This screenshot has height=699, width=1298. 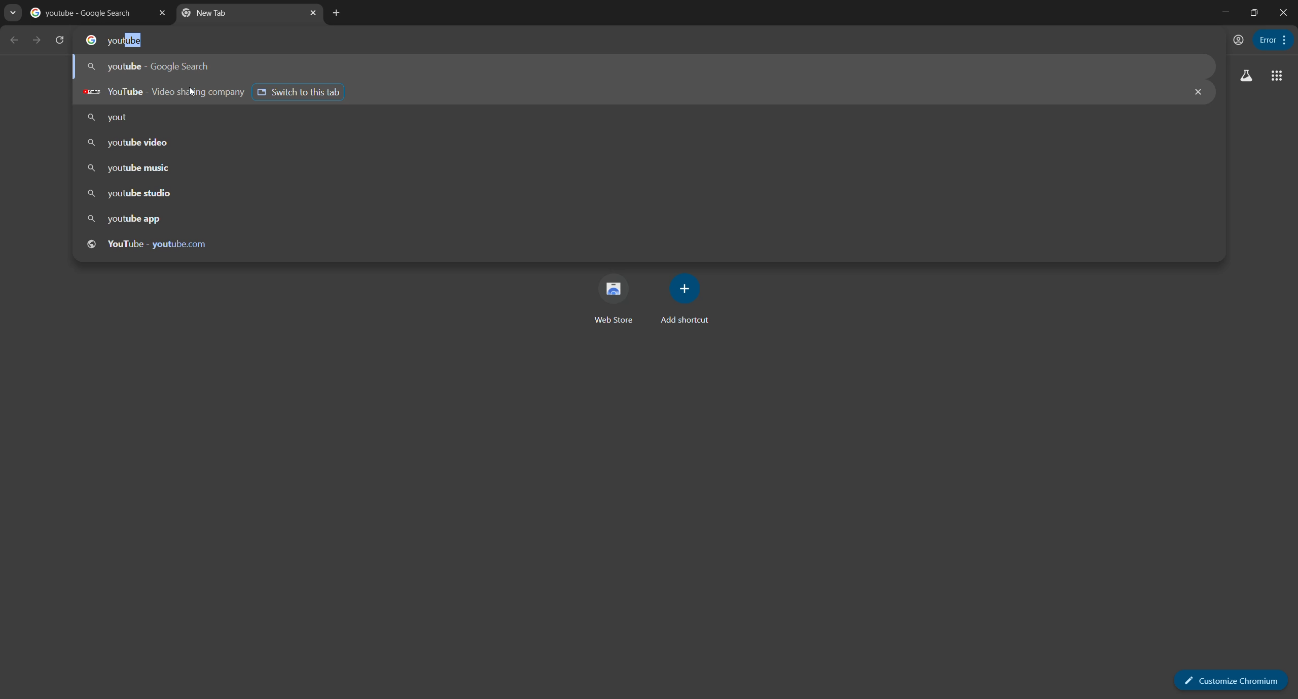 I want to click on account, so click(x=1237, y=40).